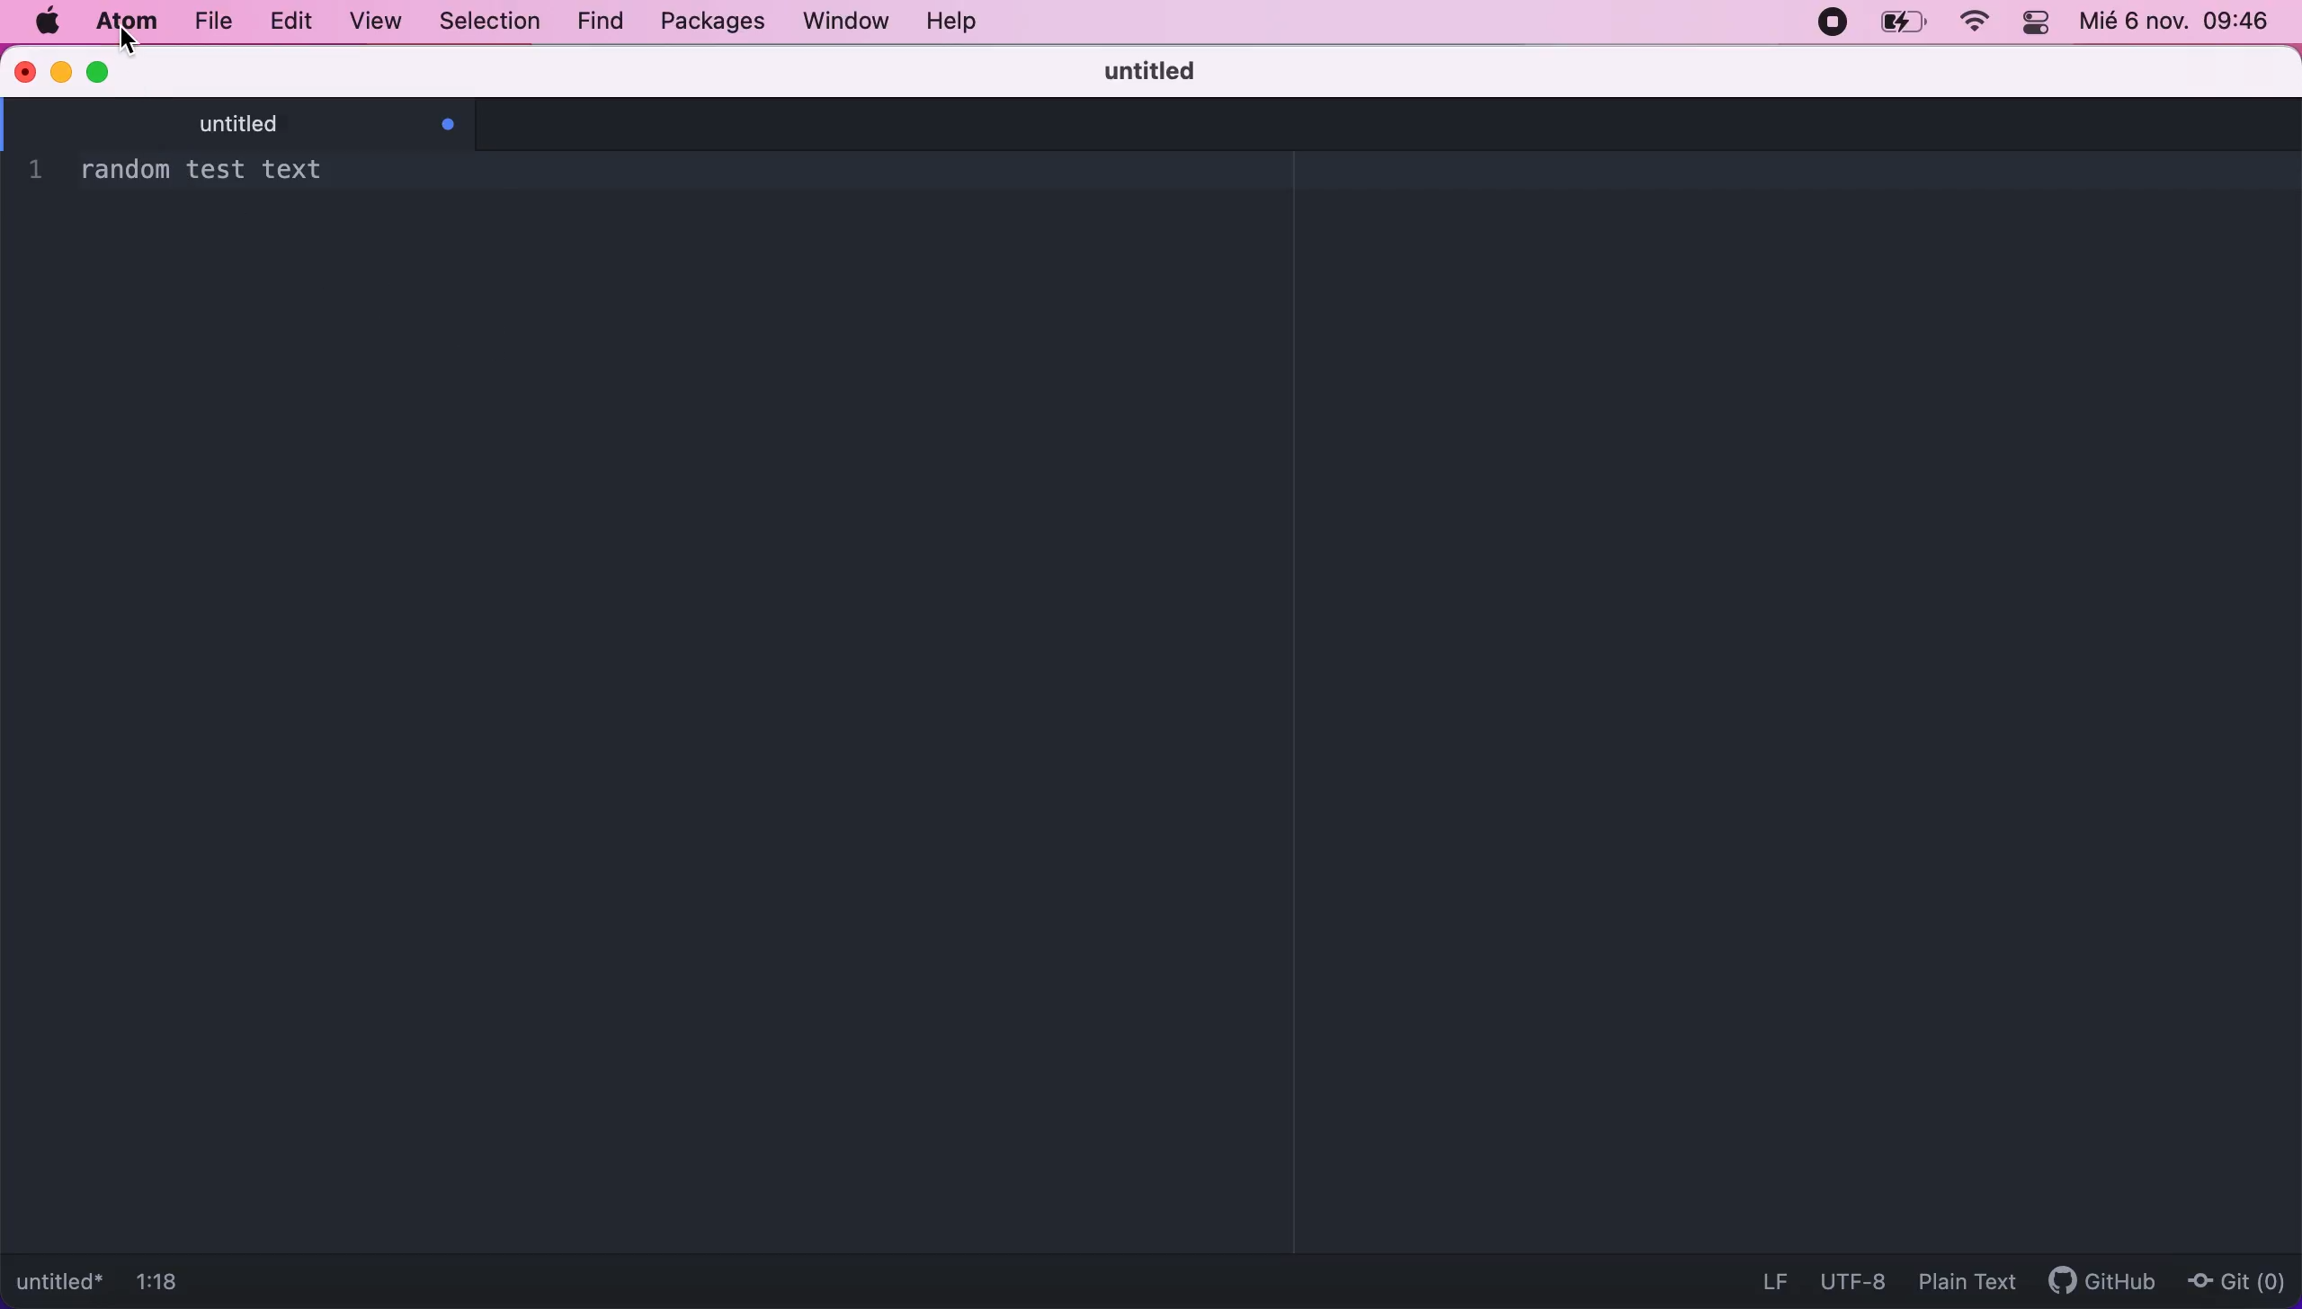  Describe the element at coordinates (2180, 24) in the screenshot. I see `Mié 6 nov. 09:46` at that location.